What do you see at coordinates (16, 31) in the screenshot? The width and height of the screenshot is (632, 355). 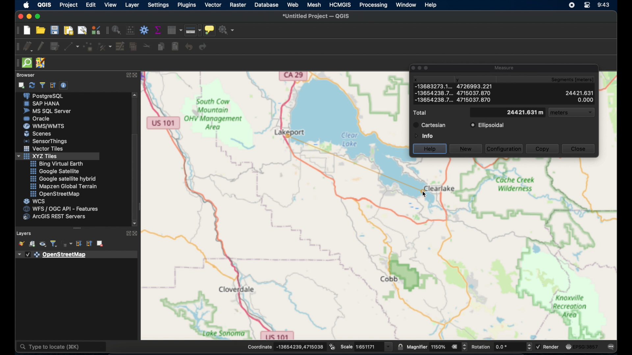 I see `project toolbar` at bounding box center [16, 31].